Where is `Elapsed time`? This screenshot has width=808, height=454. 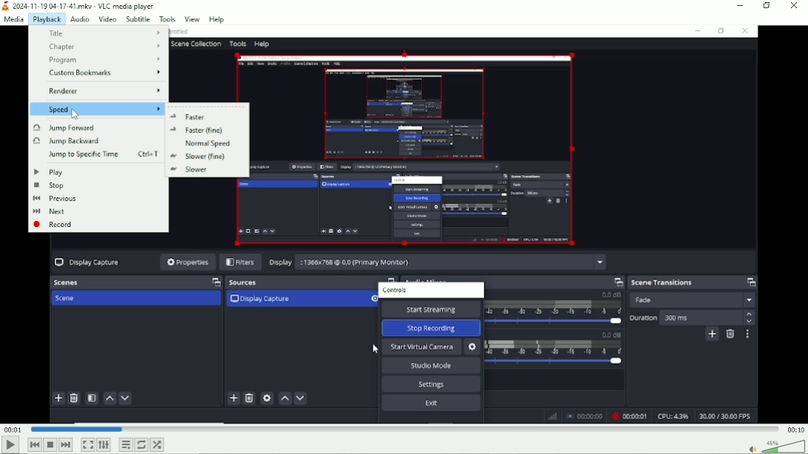
Elapsed time is located at coordinates (11, 428).